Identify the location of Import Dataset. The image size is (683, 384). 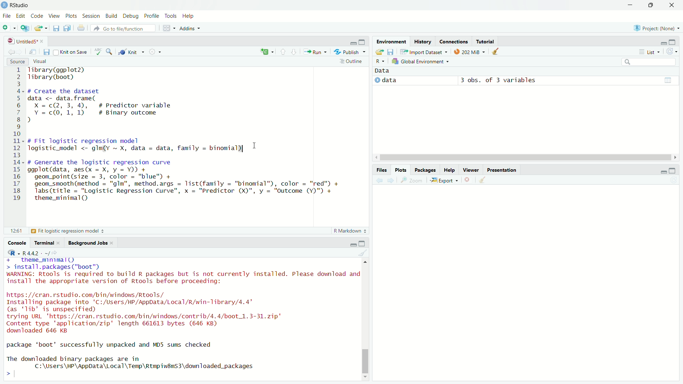
(424, 52).